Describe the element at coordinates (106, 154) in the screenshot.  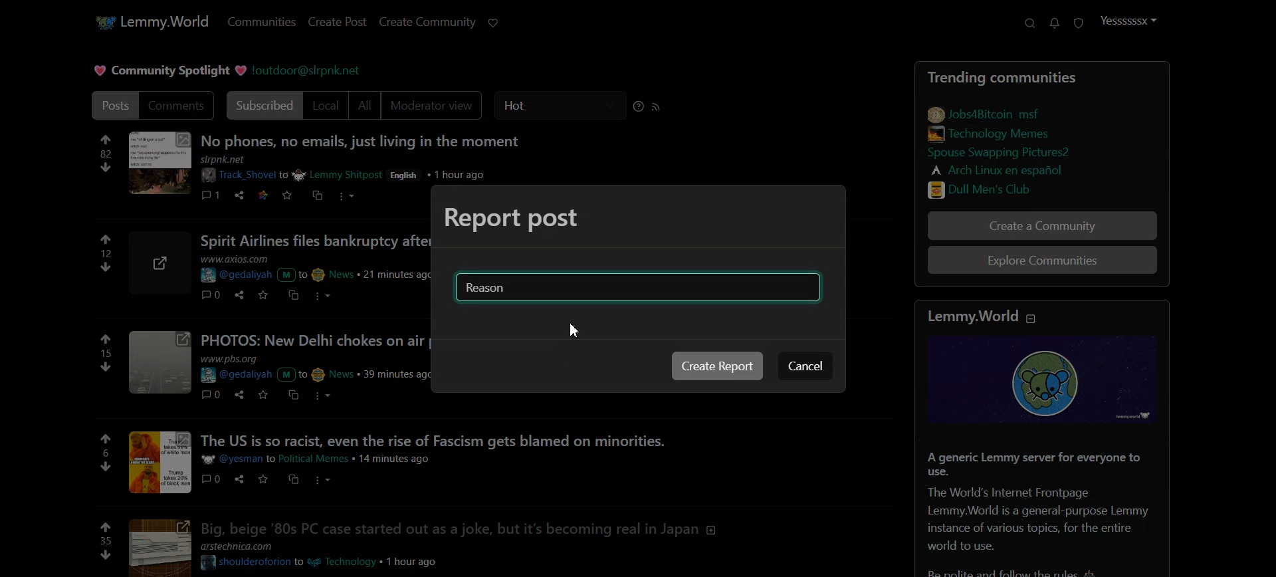
I see `numbers` at that location.